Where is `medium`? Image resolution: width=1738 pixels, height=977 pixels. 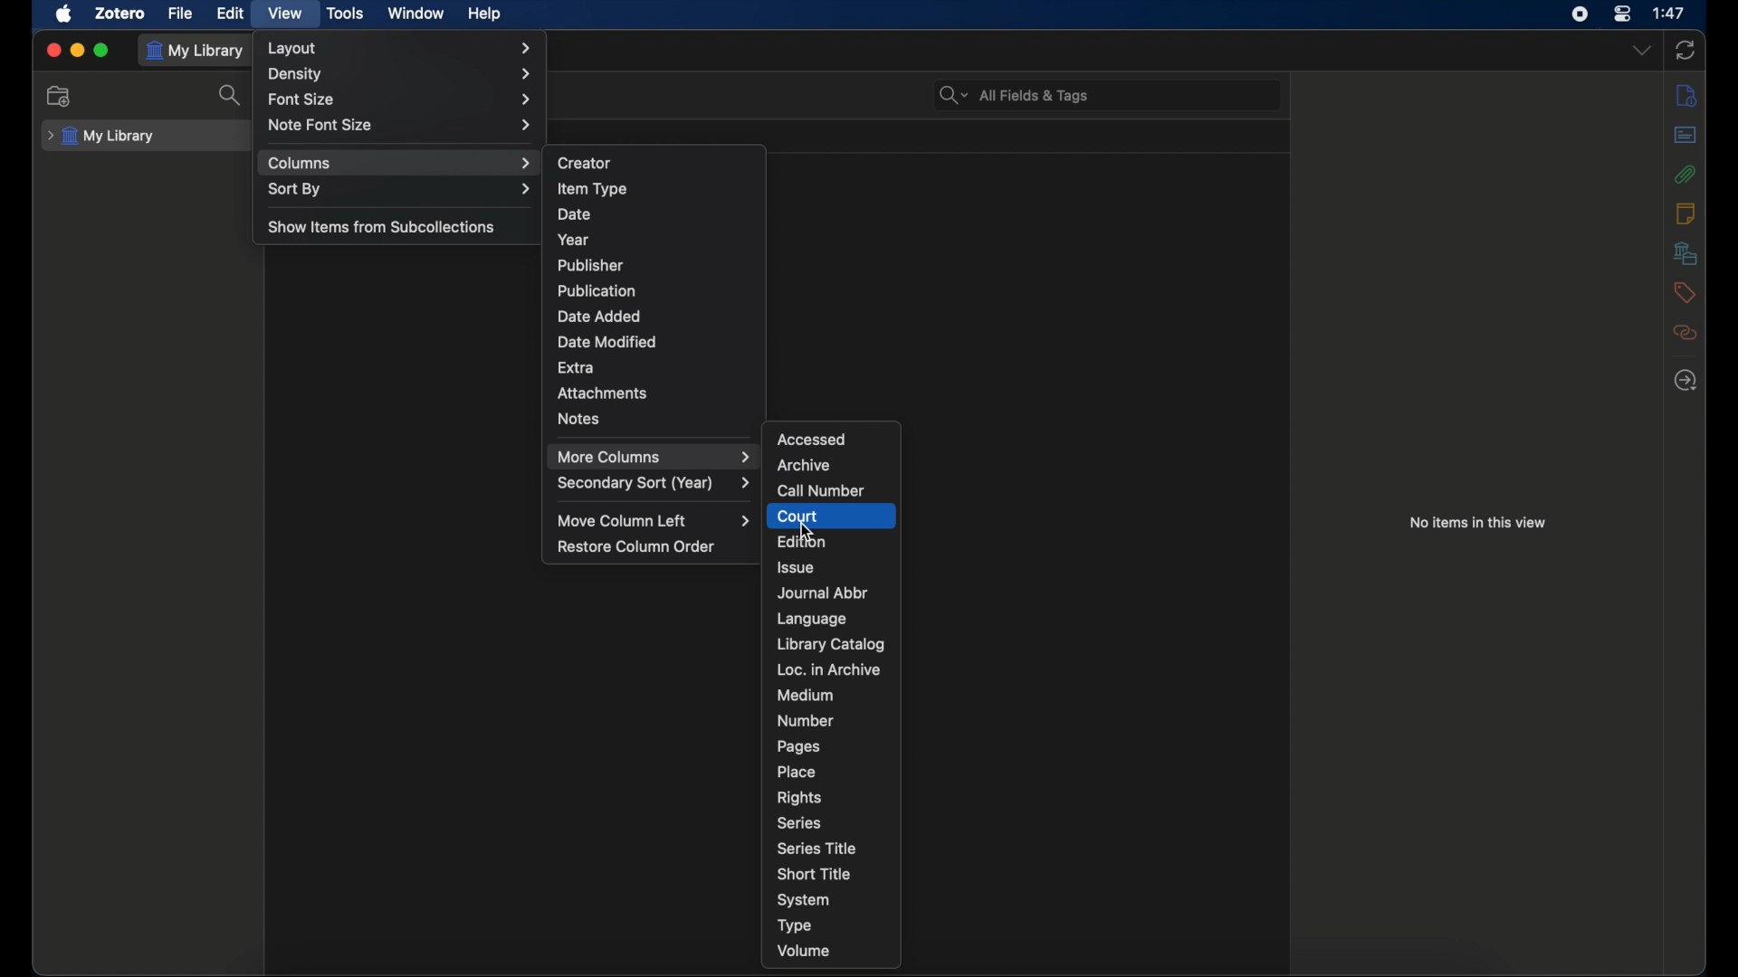 medium is located at coordinates (806, 696).